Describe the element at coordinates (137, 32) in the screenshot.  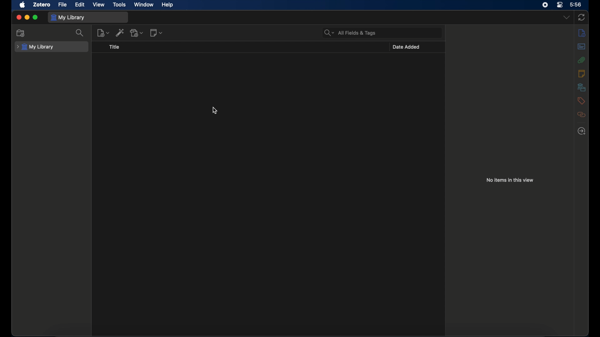
I see `add attachments` at that location.